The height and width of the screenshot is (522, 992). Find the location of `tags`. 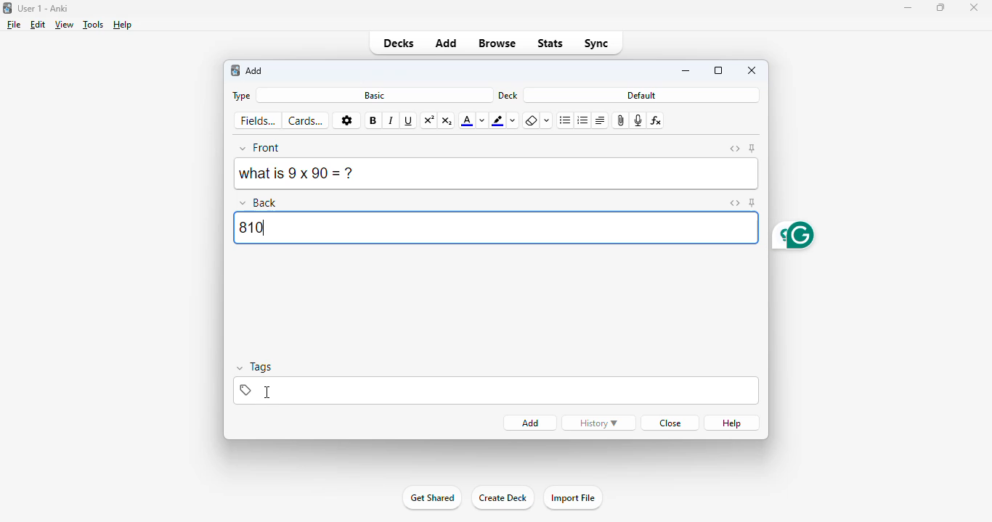

tags is located at coordinates (256, 368).